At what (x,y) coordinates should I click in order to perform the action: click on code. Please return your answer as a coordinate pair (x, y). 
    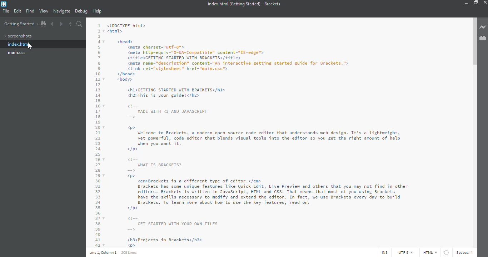
    Looking at the image, I should click on (279, 133).